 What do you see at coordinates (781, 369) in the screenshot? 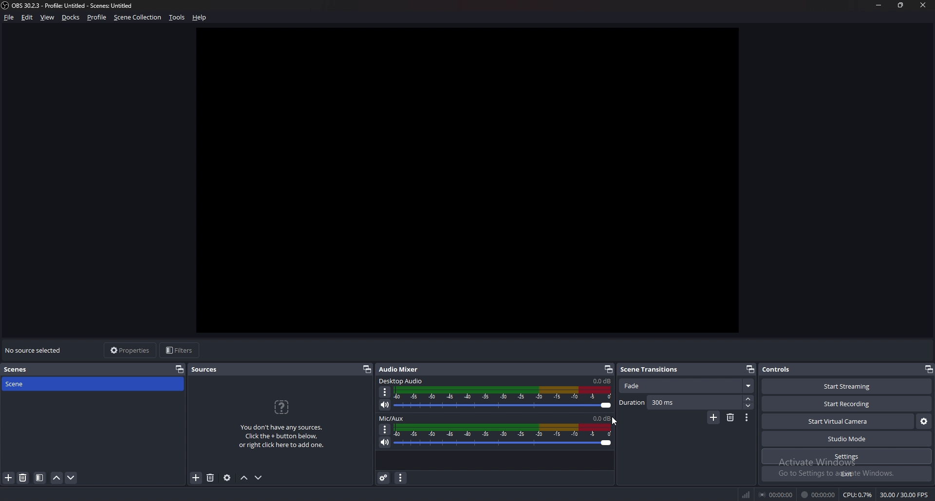
I see `controls` at bounding box center [781, 369].